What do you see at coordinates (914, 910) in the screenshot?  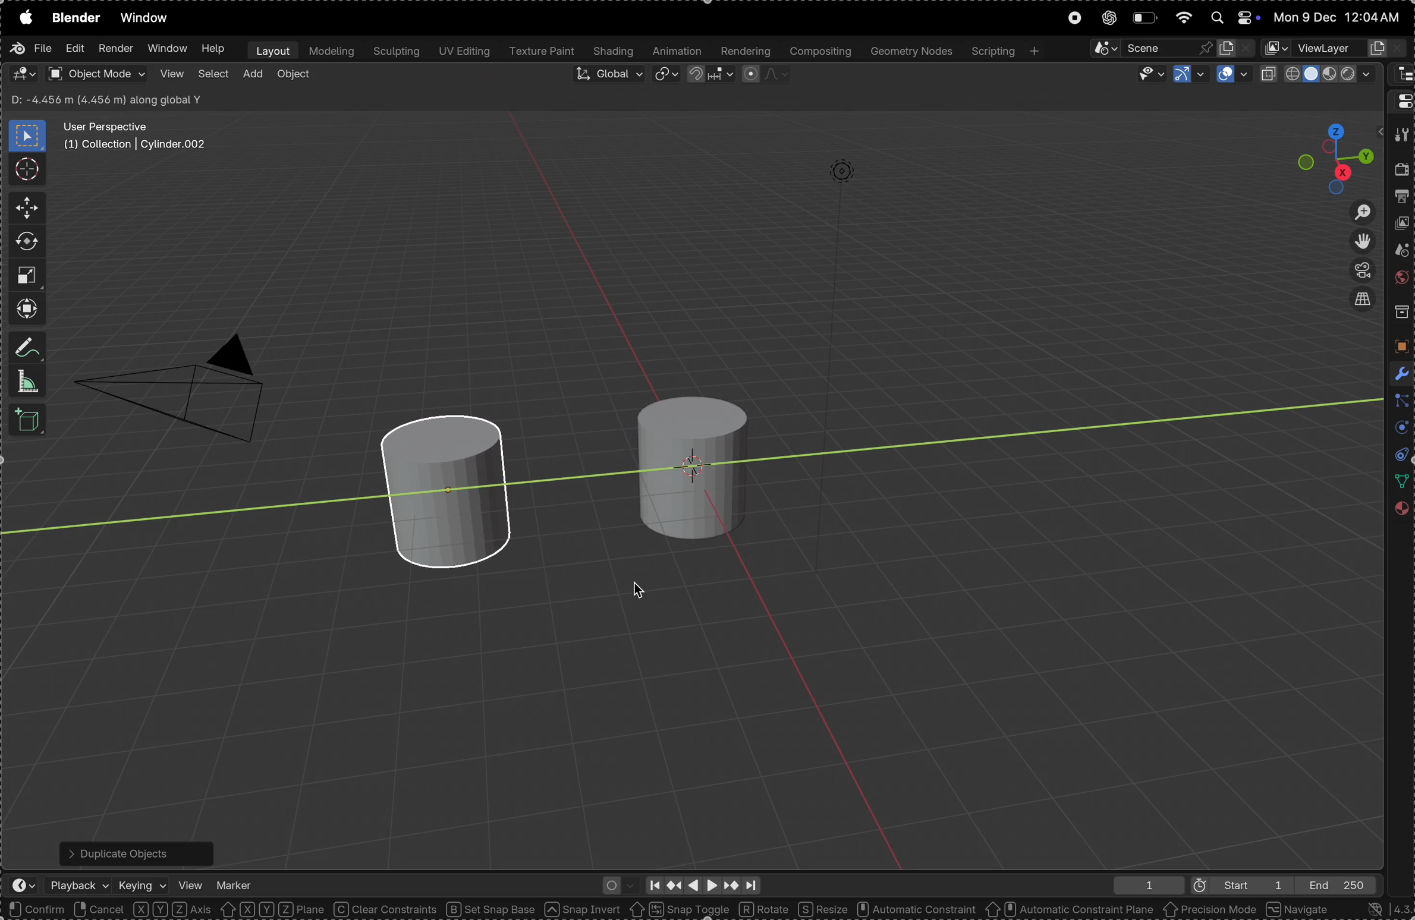 I see `automatic constraint` at bounding box center [914, 910].